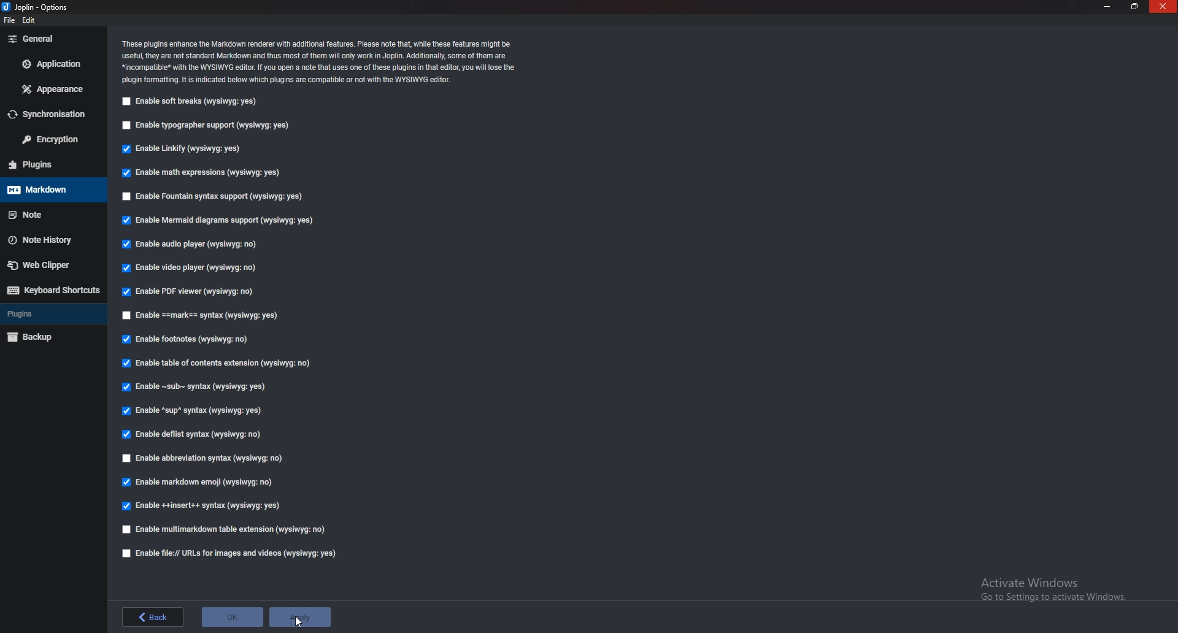 The height and width of the screenshot is (633, 1178). I want to click on Web clipper, so click(41, 264).